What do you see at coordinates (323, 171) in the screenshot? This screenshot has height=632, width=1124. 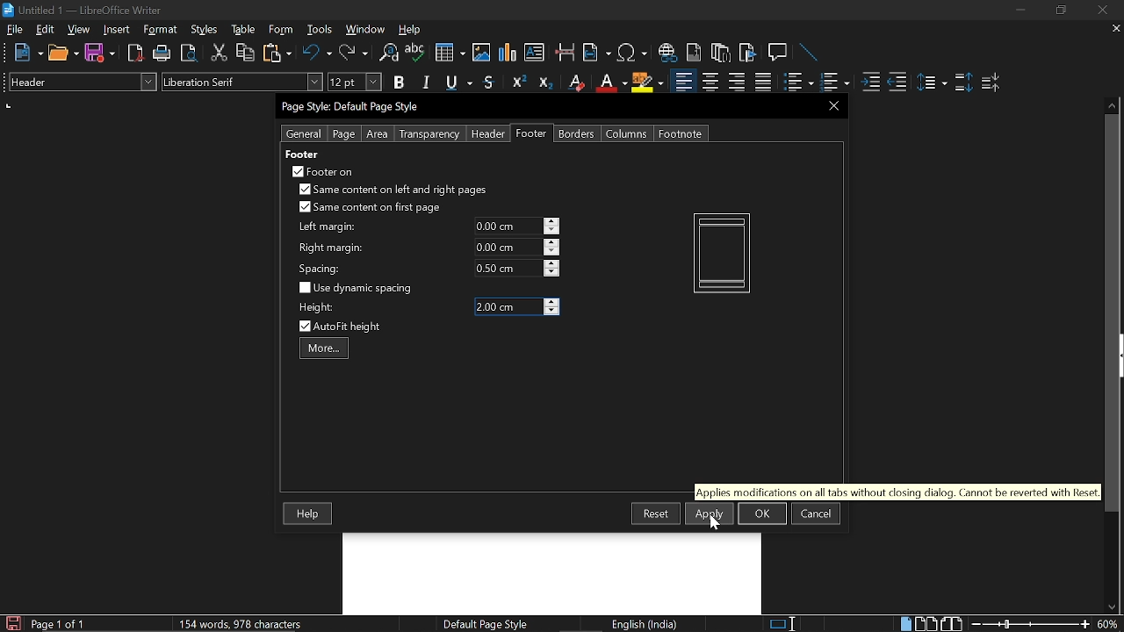 I see `Footer on` at bounding box center [323, 171].